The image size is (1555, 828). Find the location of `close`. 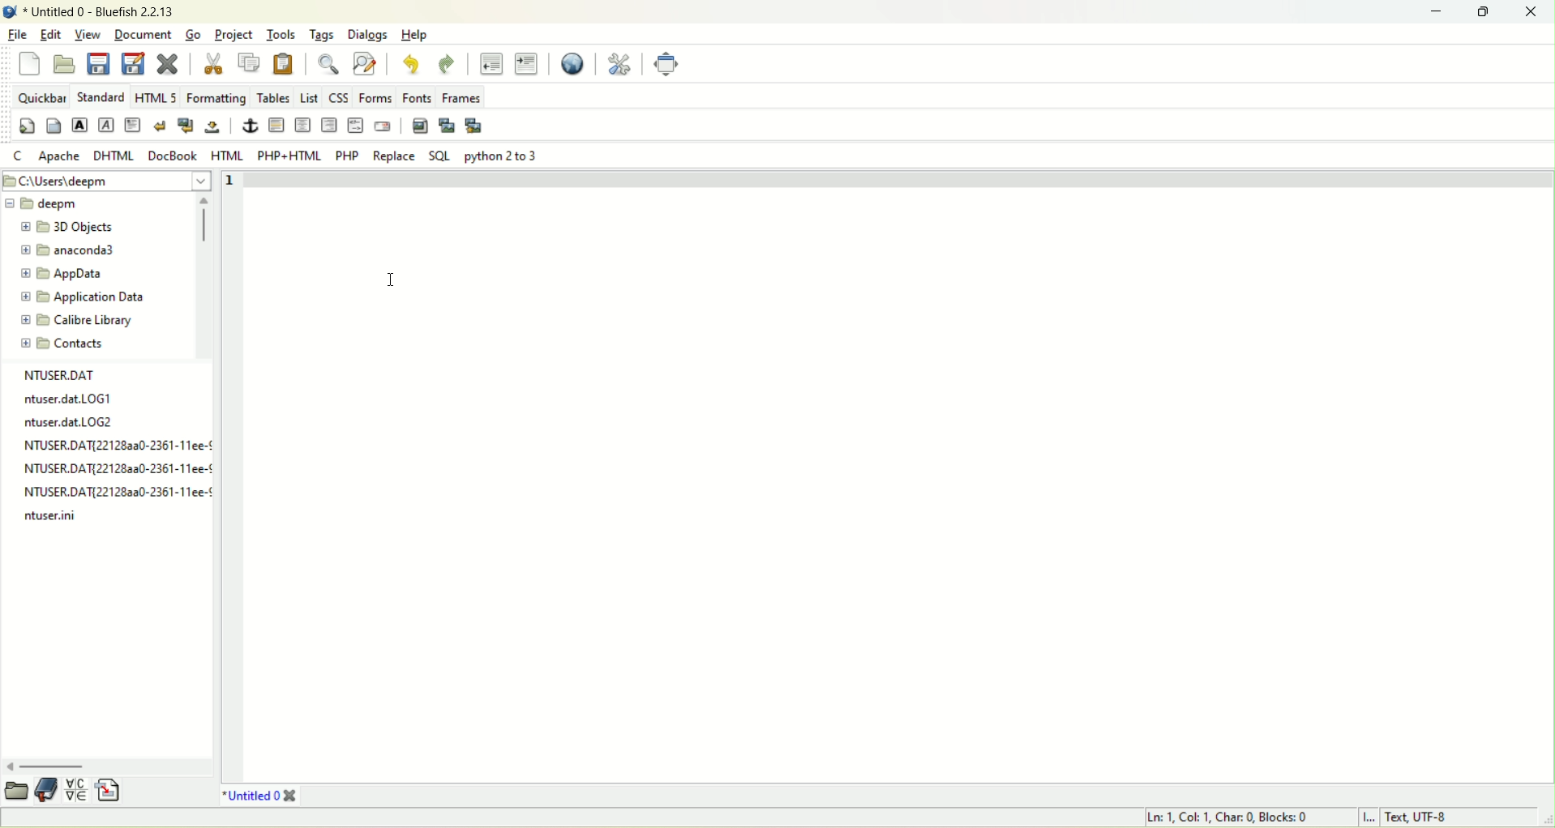

close is located at coordinates (1530, 11).